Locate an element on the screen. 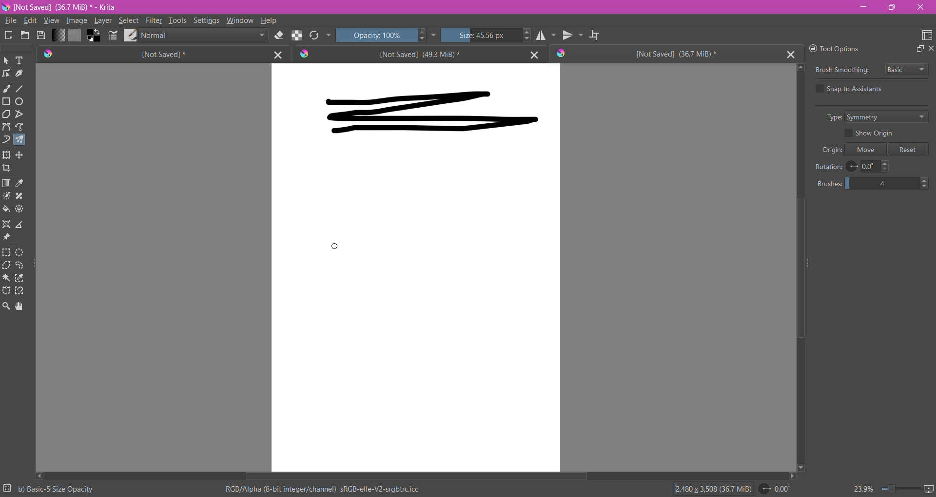 This screenshot has height=497, width=936. Edit Shapes Tool is located at coordinates (7, 74).